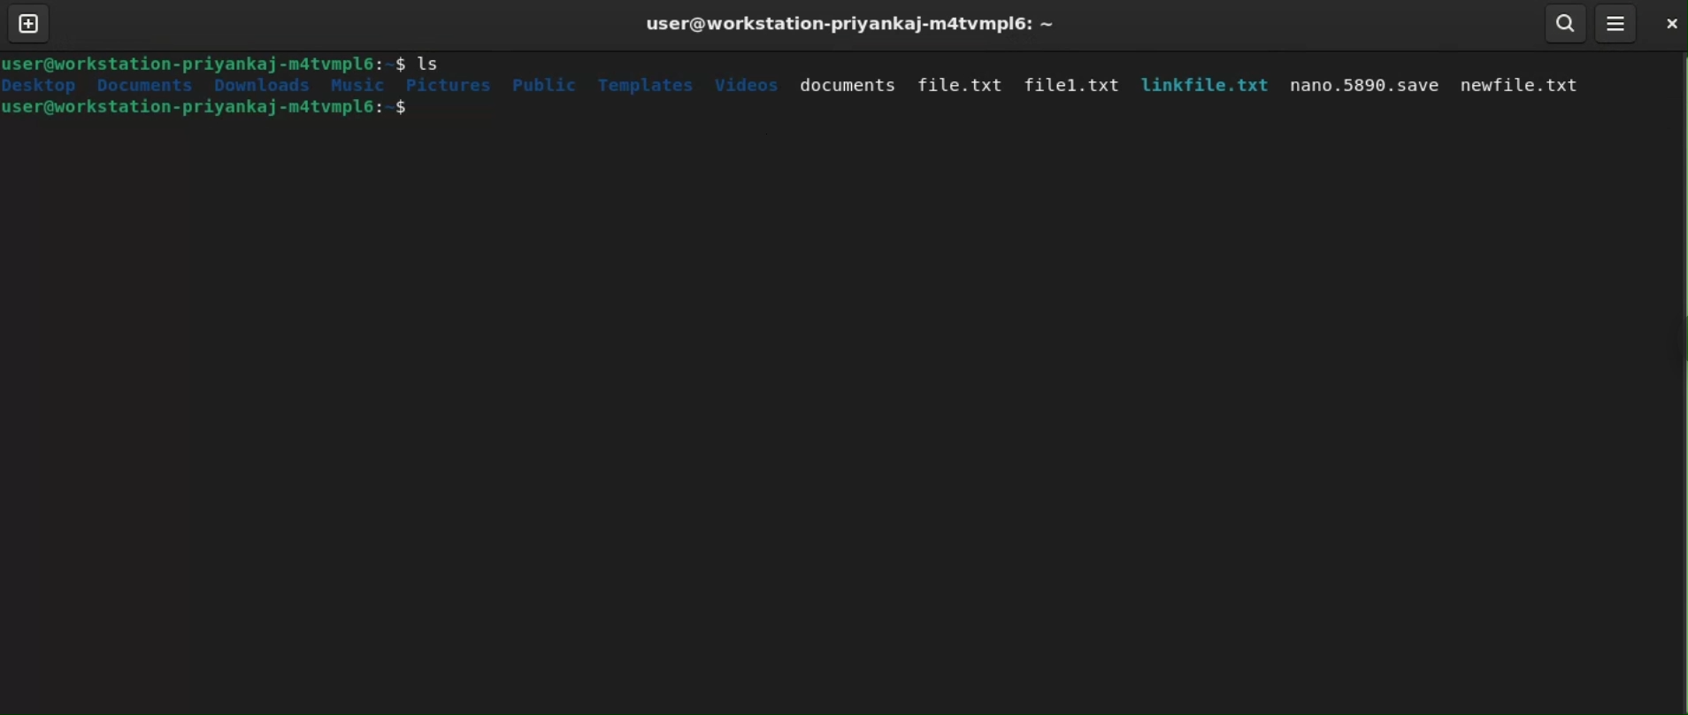 The width and height of the screenshot is (1688, 715). Describe the element at coordinates (847, 24) in the screenshot. I see `user@workstation-priyankaj-m4tvmpl6: ~` at that location.